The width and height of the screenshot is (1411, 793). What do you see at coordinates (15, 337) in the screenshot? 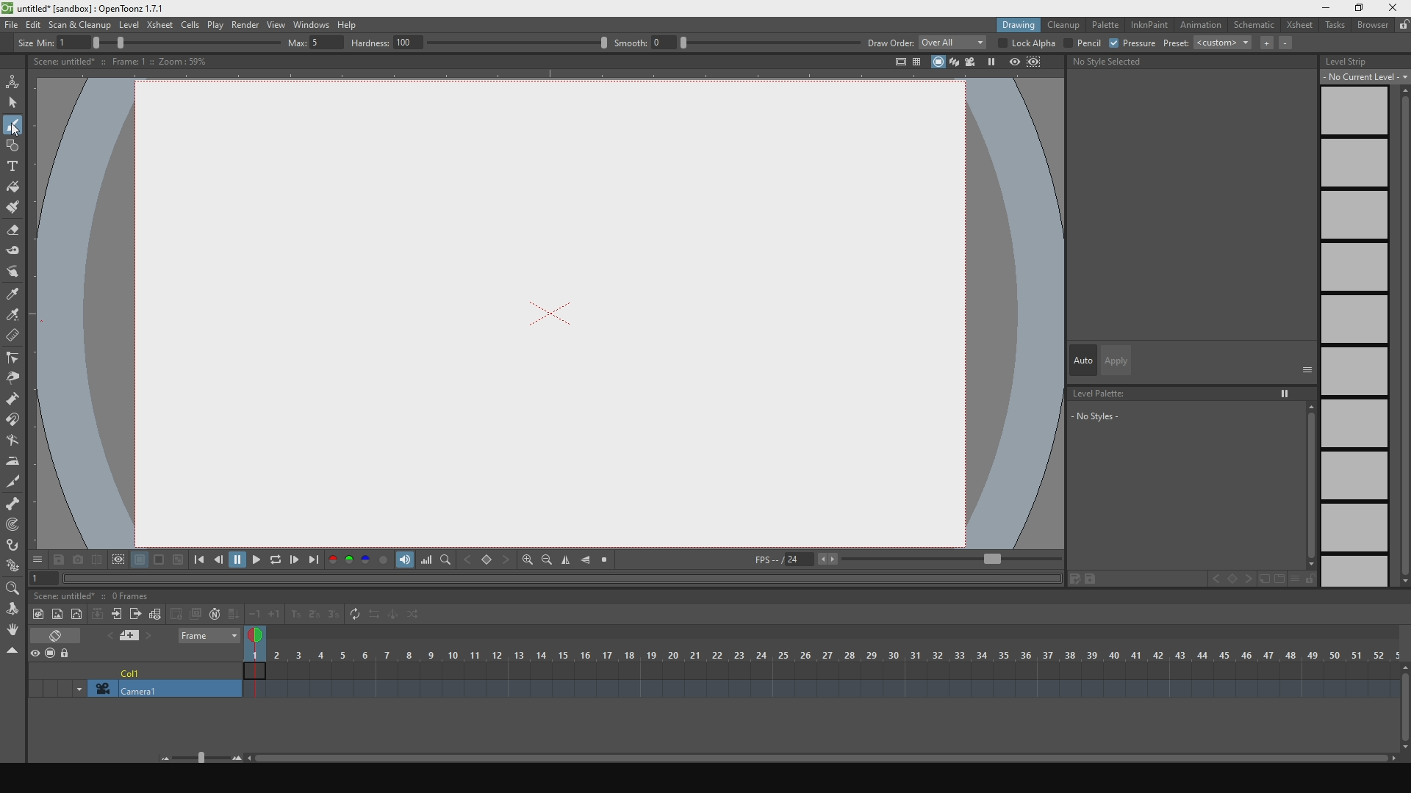
I see `delete` at bounding box center [15, 337].